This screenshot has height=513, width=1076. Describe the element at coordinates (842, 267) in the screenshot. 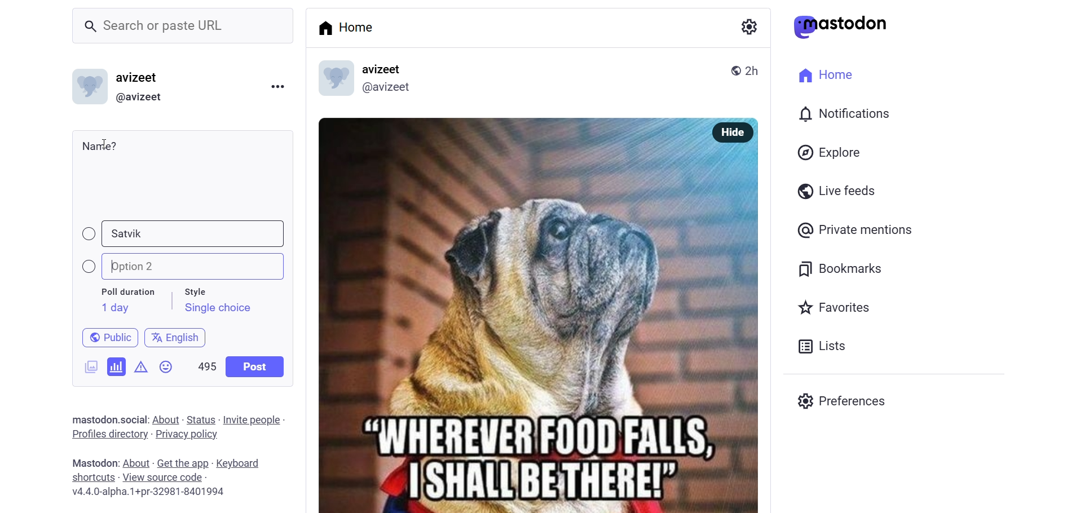

I see `bookmark` at that location.